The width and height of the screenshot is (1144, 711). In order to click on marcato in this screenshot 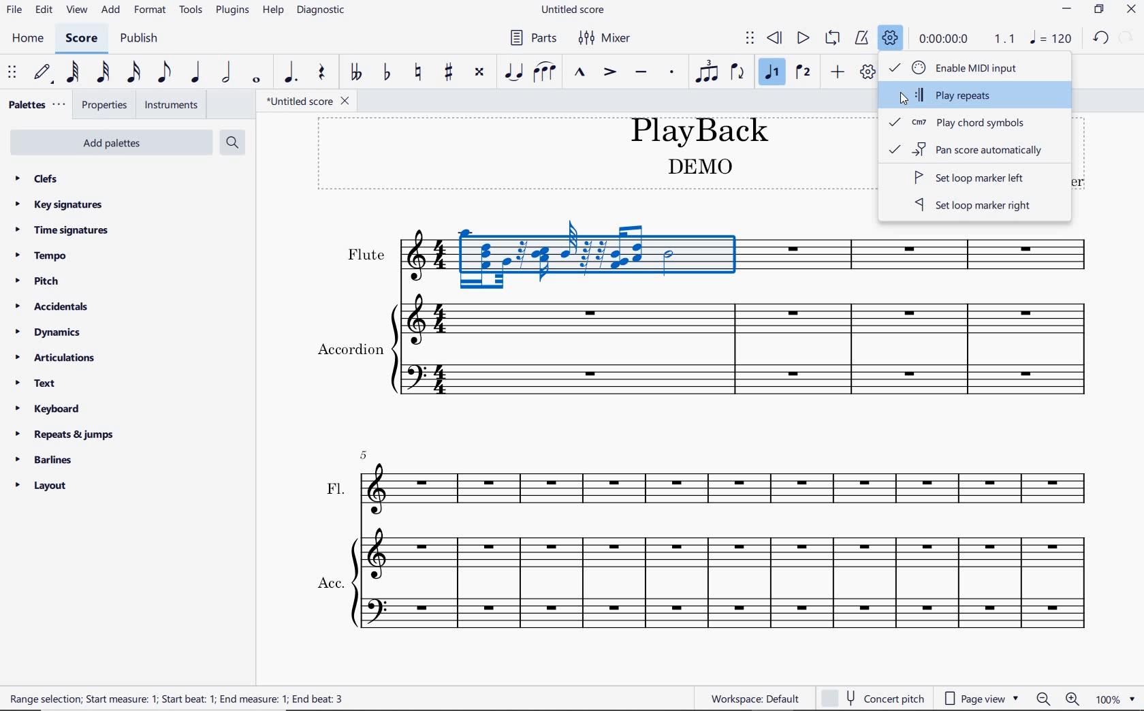, I will do `click(579, 73)`.